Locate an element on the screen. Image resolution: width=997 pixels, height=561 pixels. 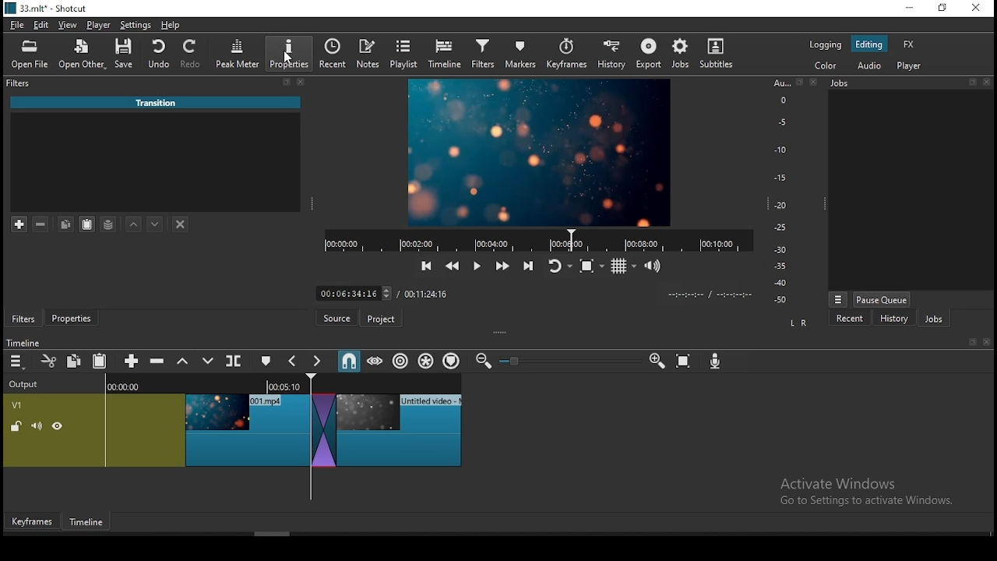
filters is located at coordinates (482, 55).